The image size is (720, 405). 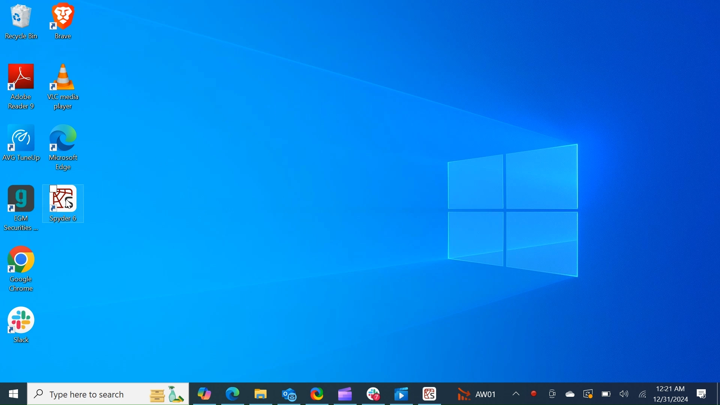 I want to click on AW01, so click(x=489, y=393).